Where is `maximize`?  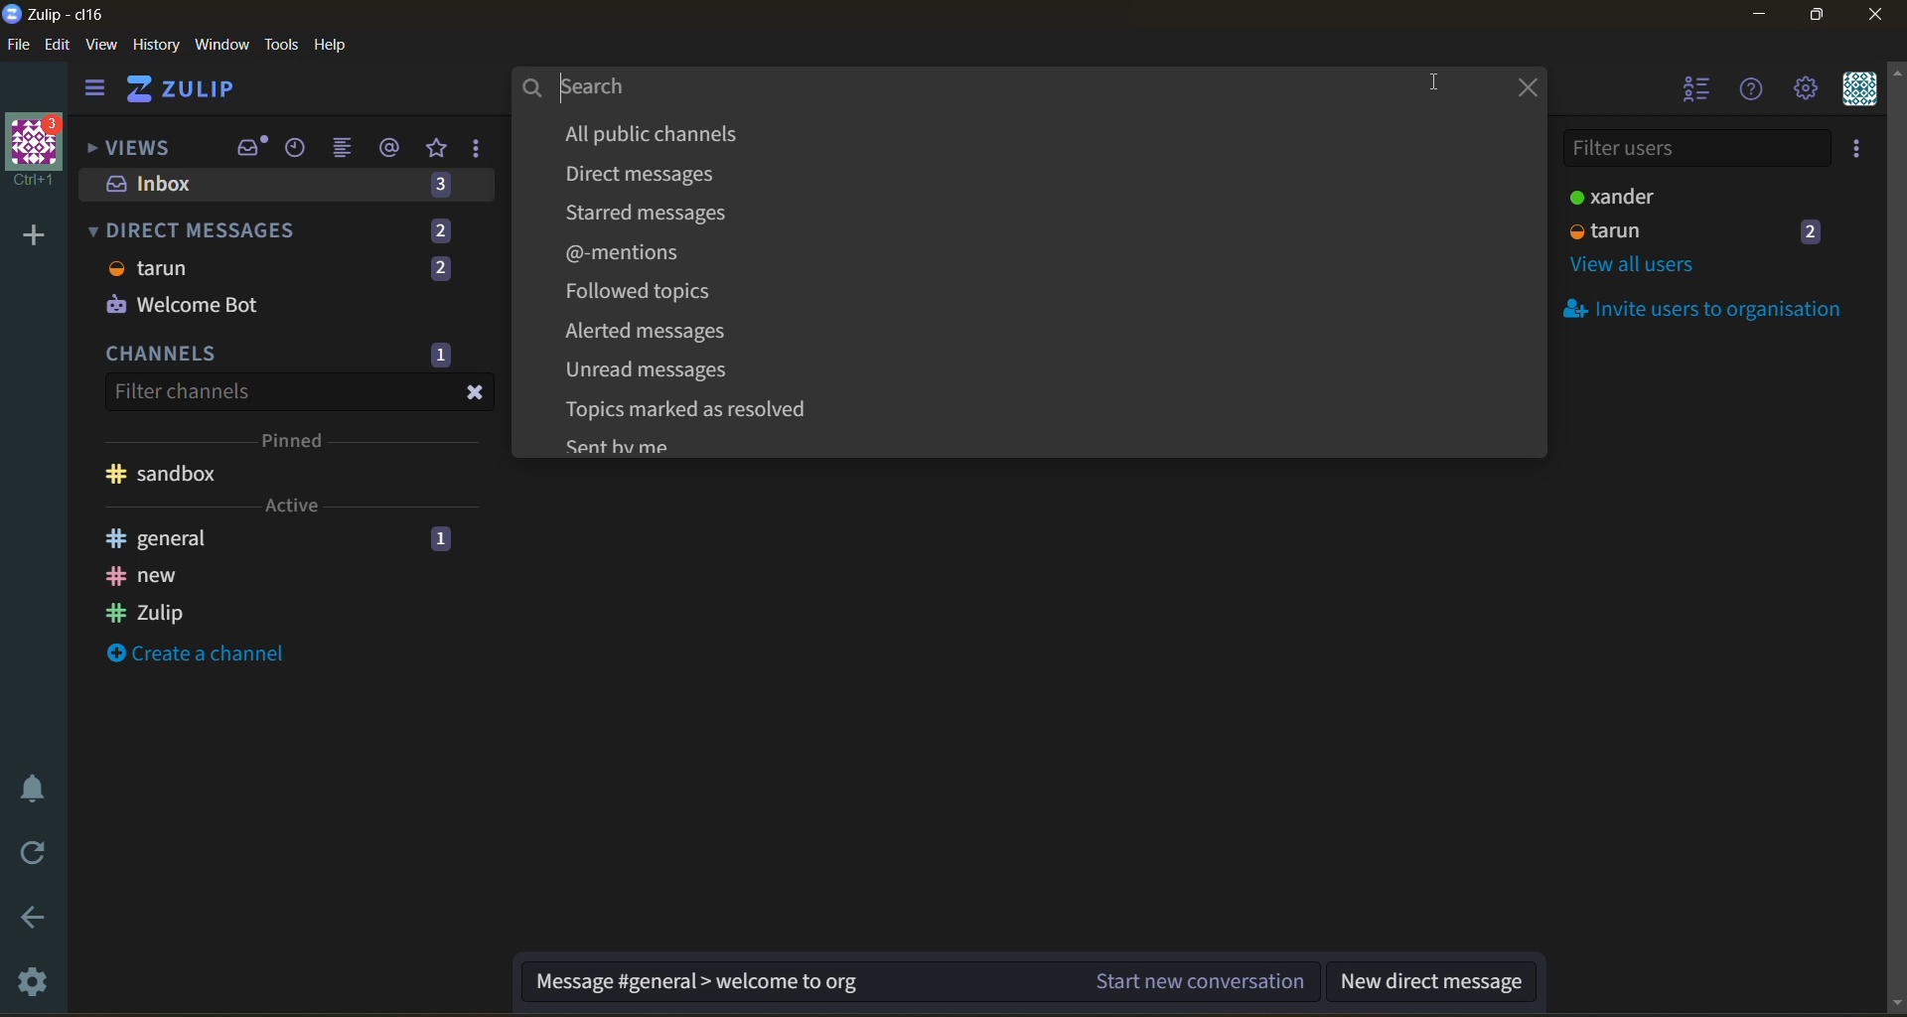 maximize is located at coordinates (1822, 15).